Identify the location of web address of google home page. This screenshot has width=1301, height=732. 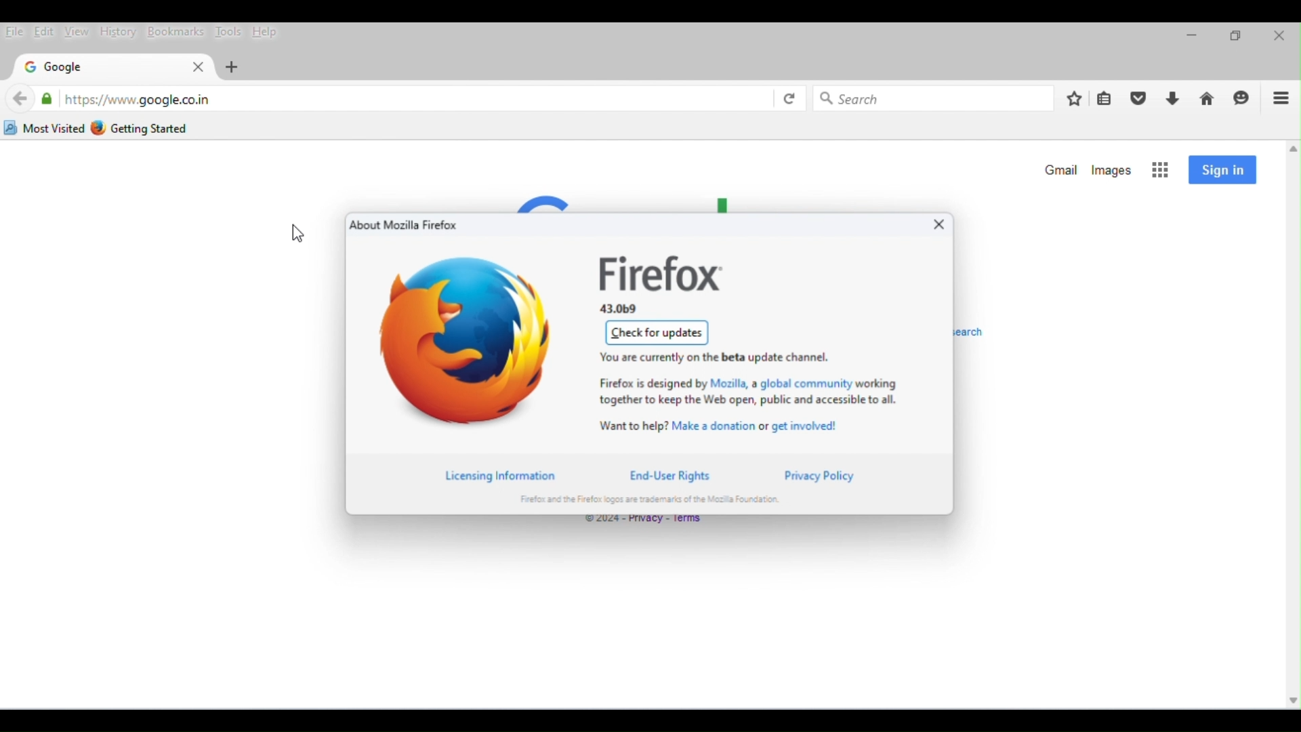
(137, 99).